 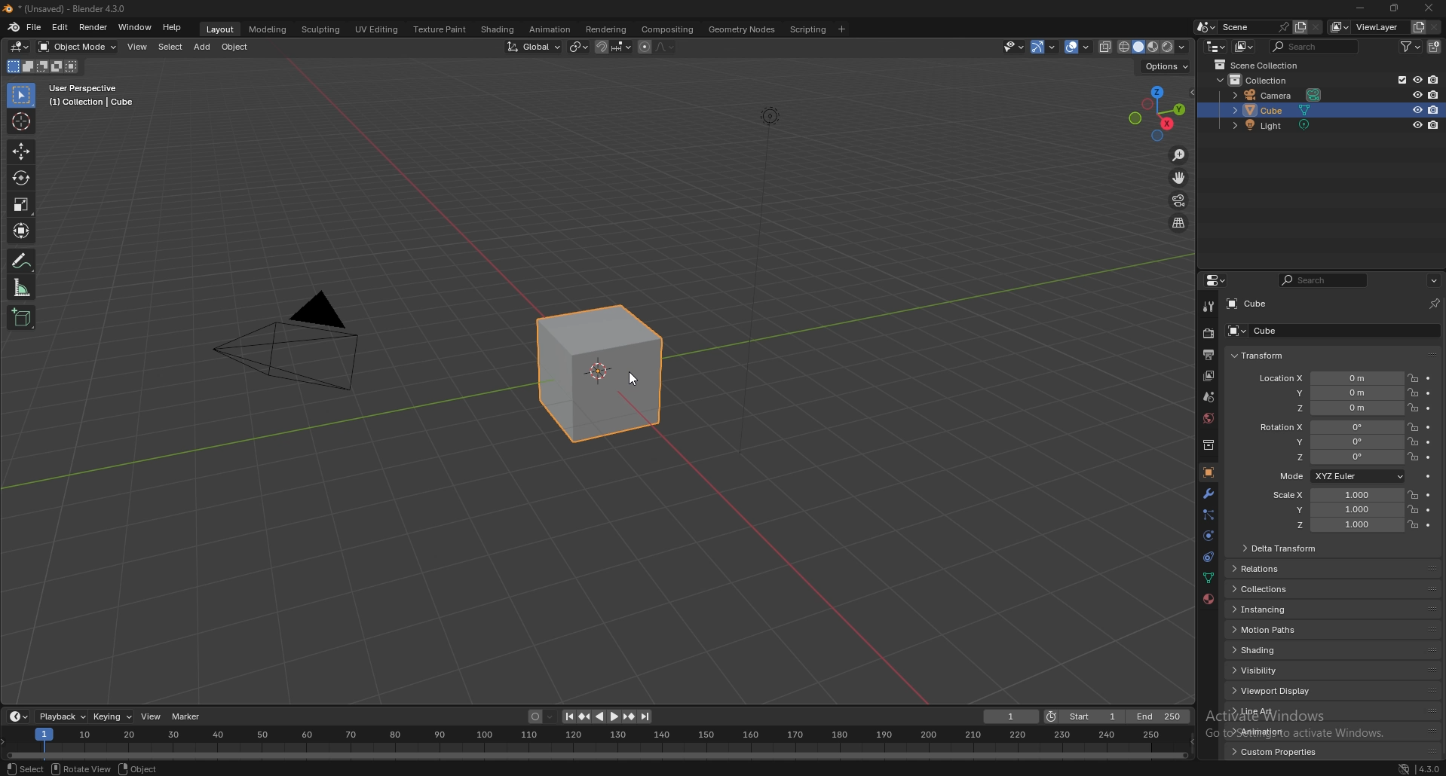 I want to click on camera, so click(x=294, y=339).